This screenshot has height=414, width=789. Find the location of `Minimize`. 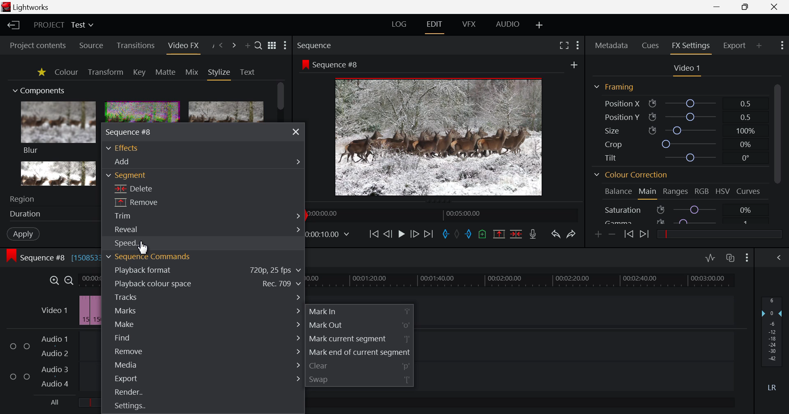

Minimize is located at coordinates (745, 7).